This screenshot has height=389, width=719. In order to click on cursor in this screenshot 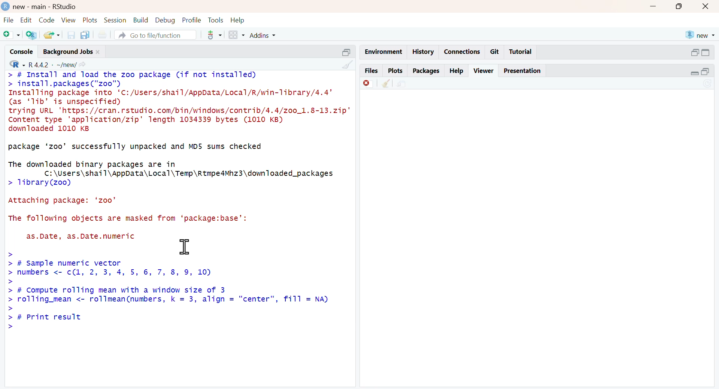, I will do `click(186, 247)`.